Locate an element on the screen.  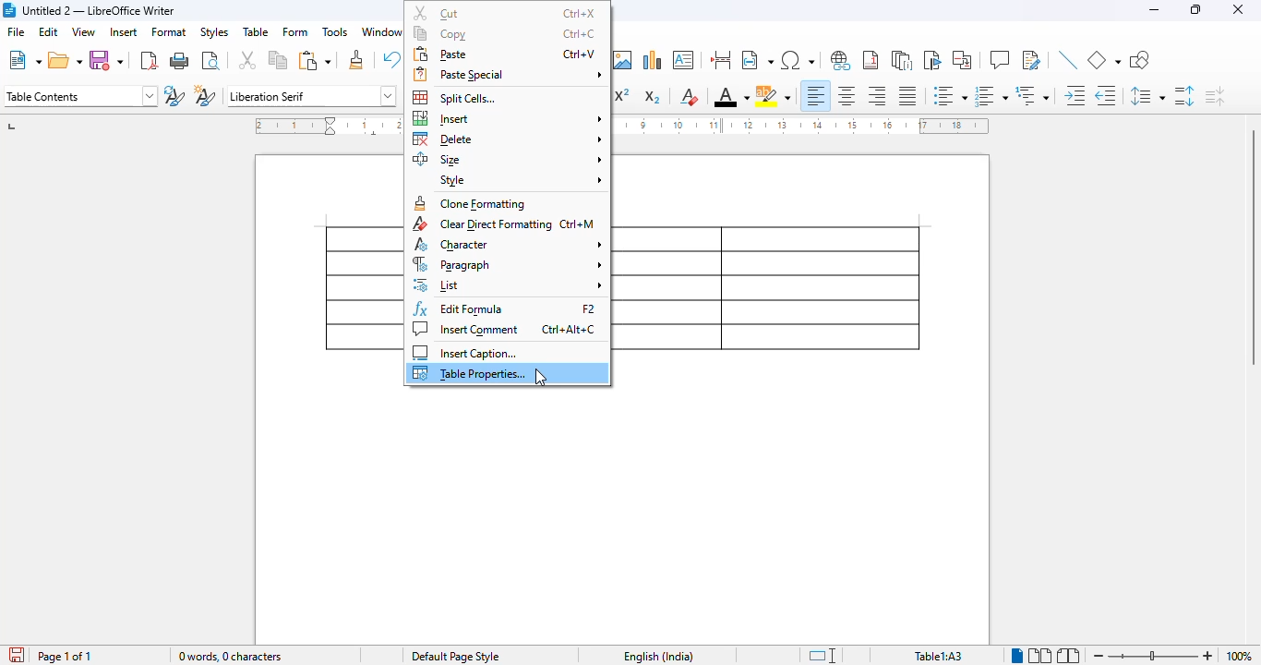
view is located at coordinates (83, 32).